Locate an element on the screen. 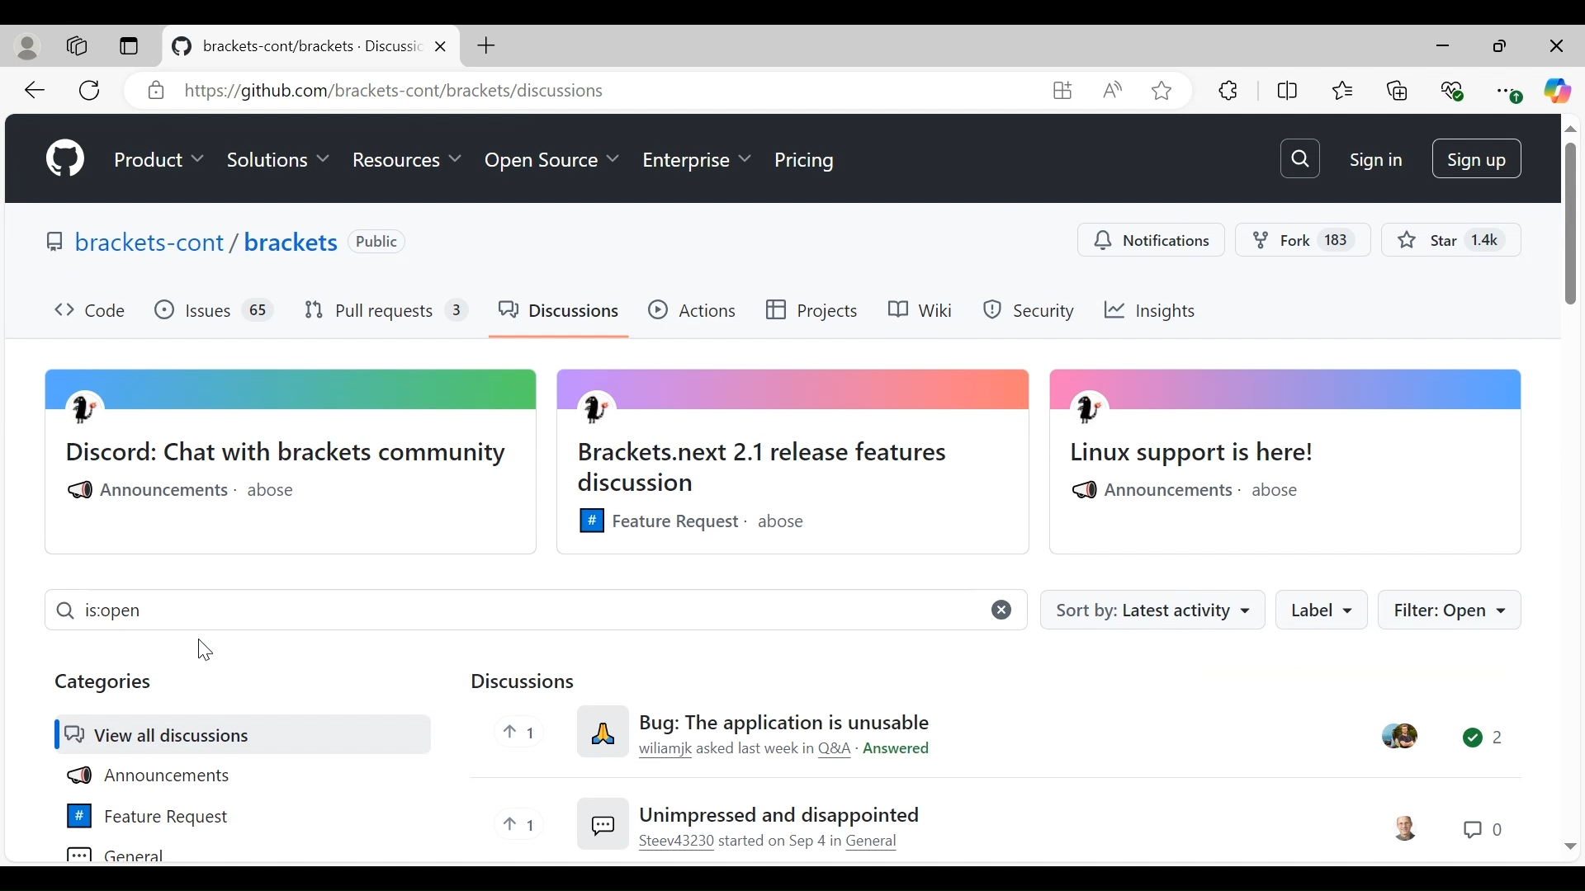 This screenshot has height=891, width=1585. Announcements is located at coordinates (239, 774).